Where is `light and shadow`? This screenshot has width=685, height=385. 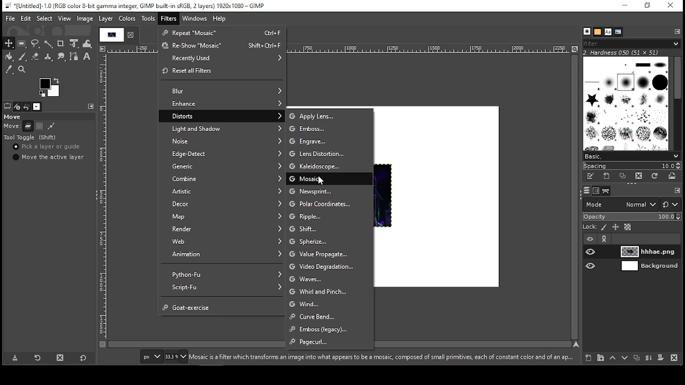 light and shadow is located at coordinates (223, 128).